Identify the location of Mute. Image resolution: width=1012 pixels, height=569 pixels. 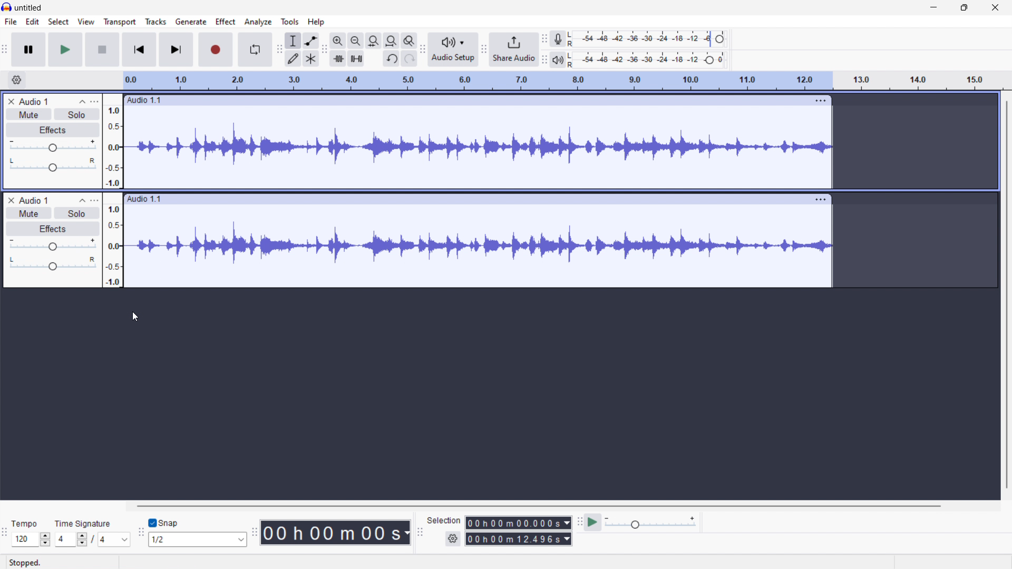
(26, 213).